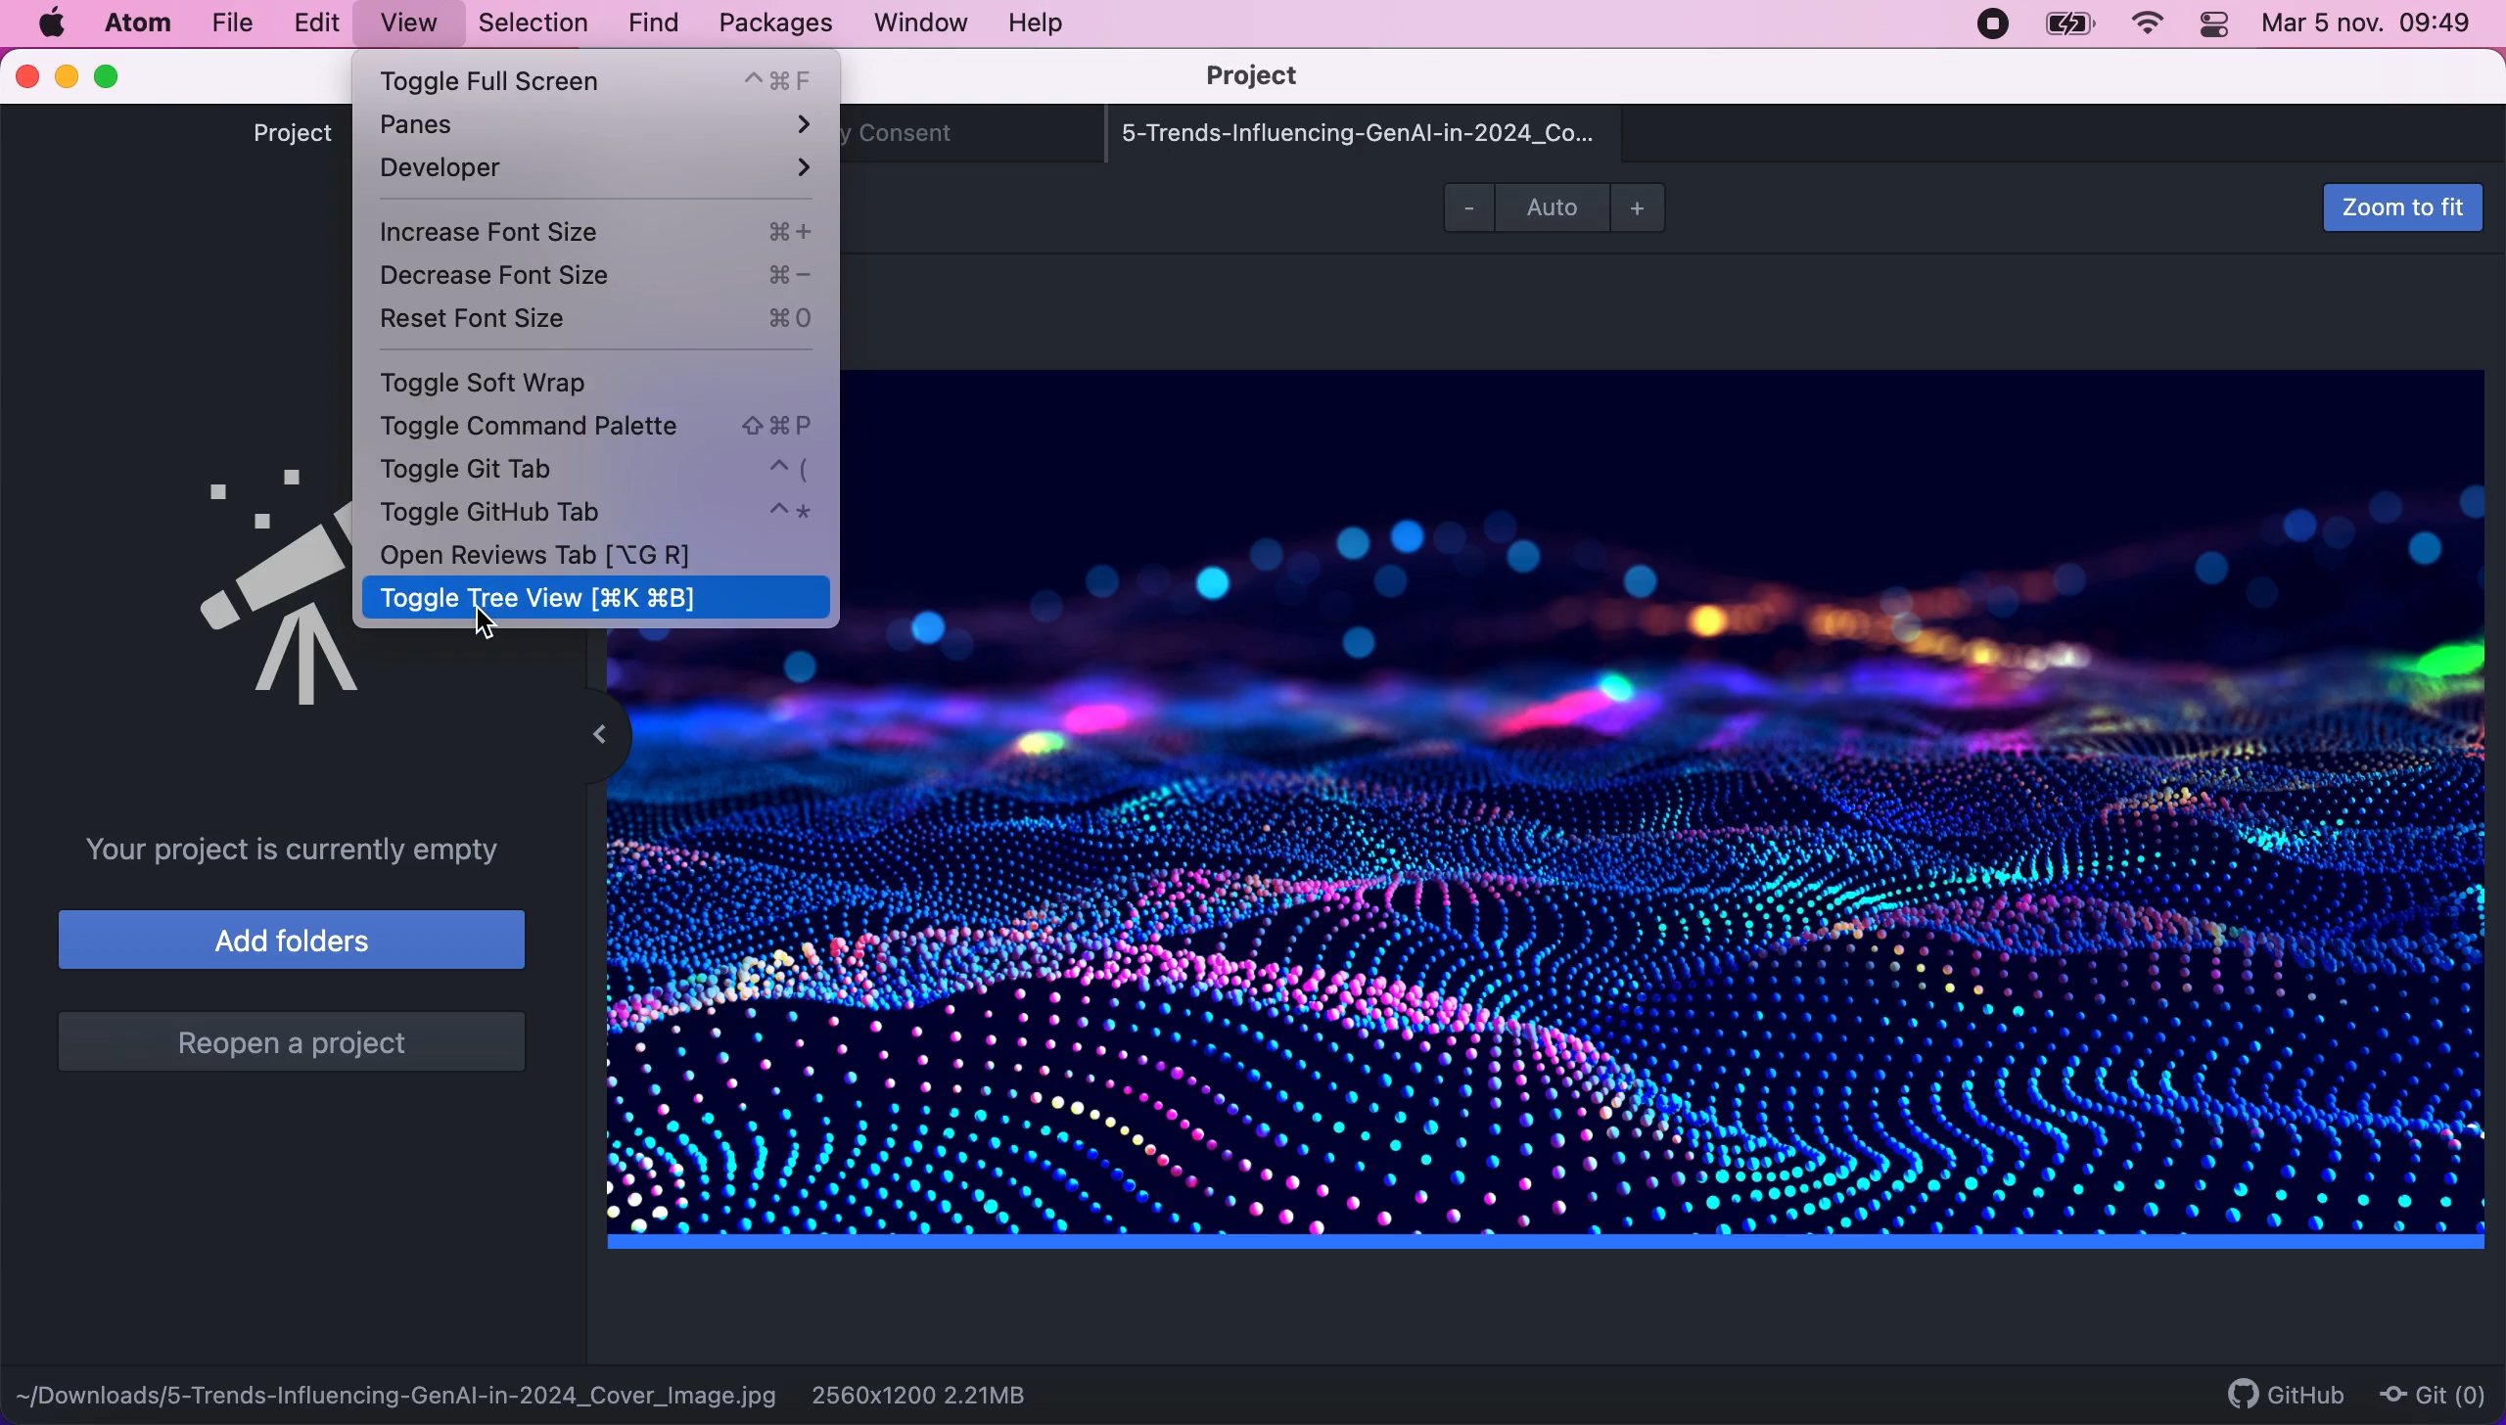 This screenshot has width=2506, height=1425. Describe the element at coordinates (141, 27) in the screenshot. I see `atom` at that location.